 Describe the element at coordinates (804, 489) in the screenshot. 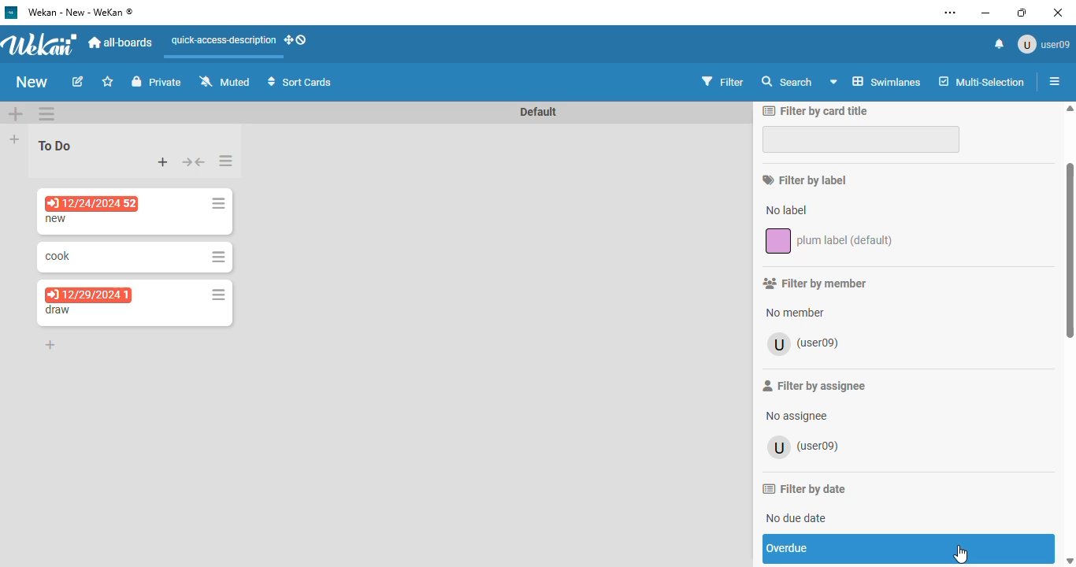

I see `filter by date` at that location.